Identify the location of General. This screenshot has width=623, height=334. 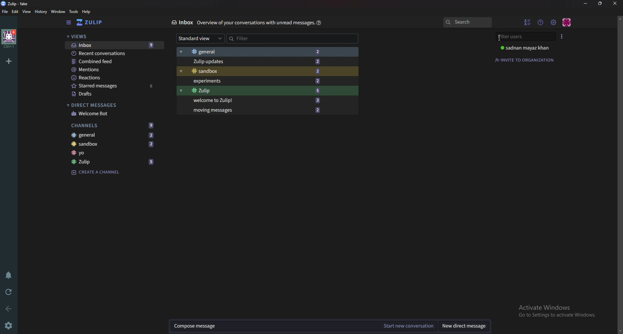
(114, 136).